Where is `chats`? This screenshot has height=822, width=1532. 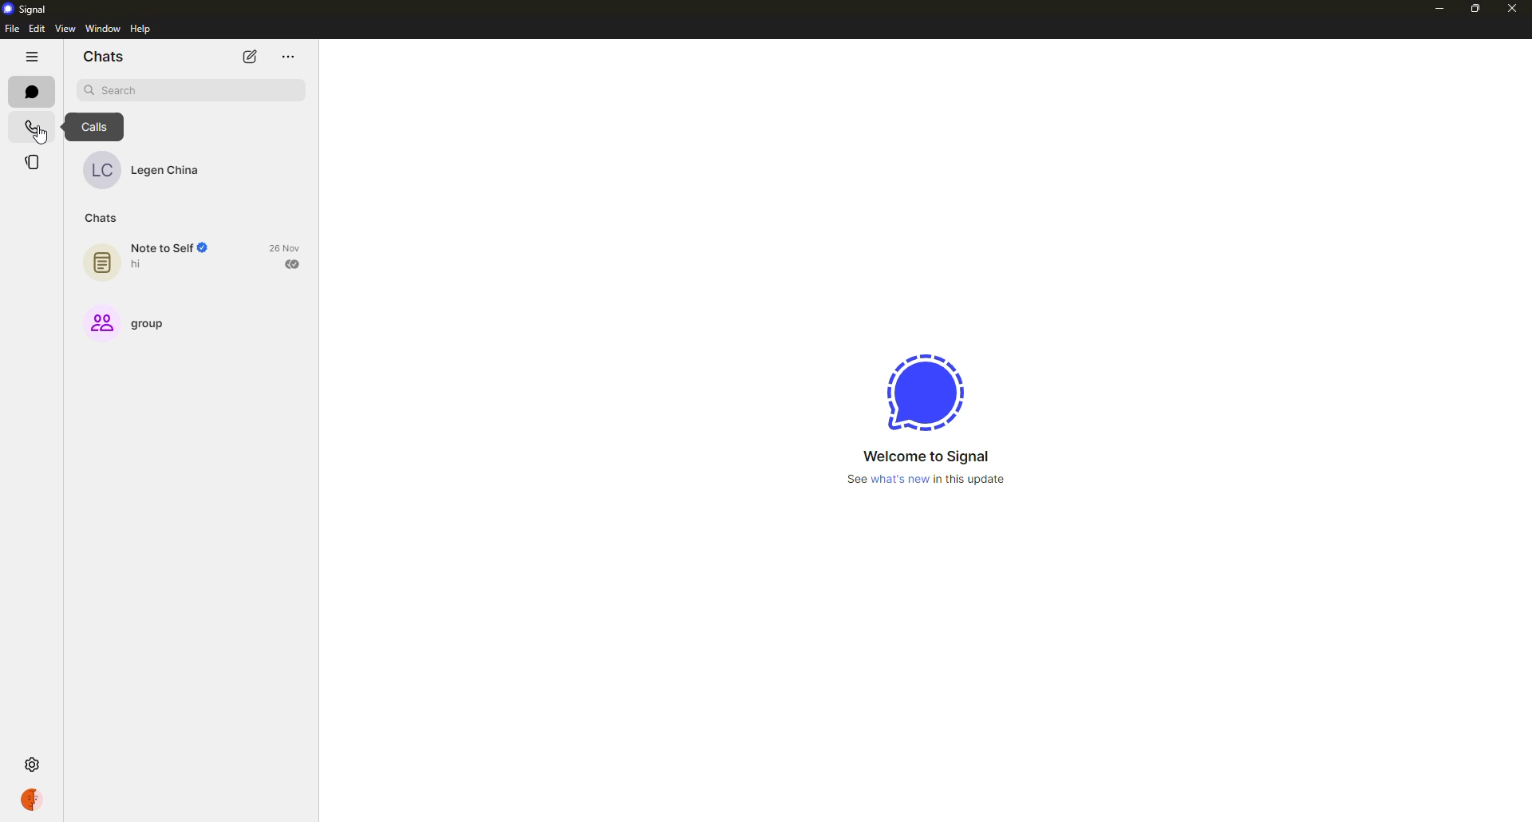
chats is located at coordinates (32, 92).